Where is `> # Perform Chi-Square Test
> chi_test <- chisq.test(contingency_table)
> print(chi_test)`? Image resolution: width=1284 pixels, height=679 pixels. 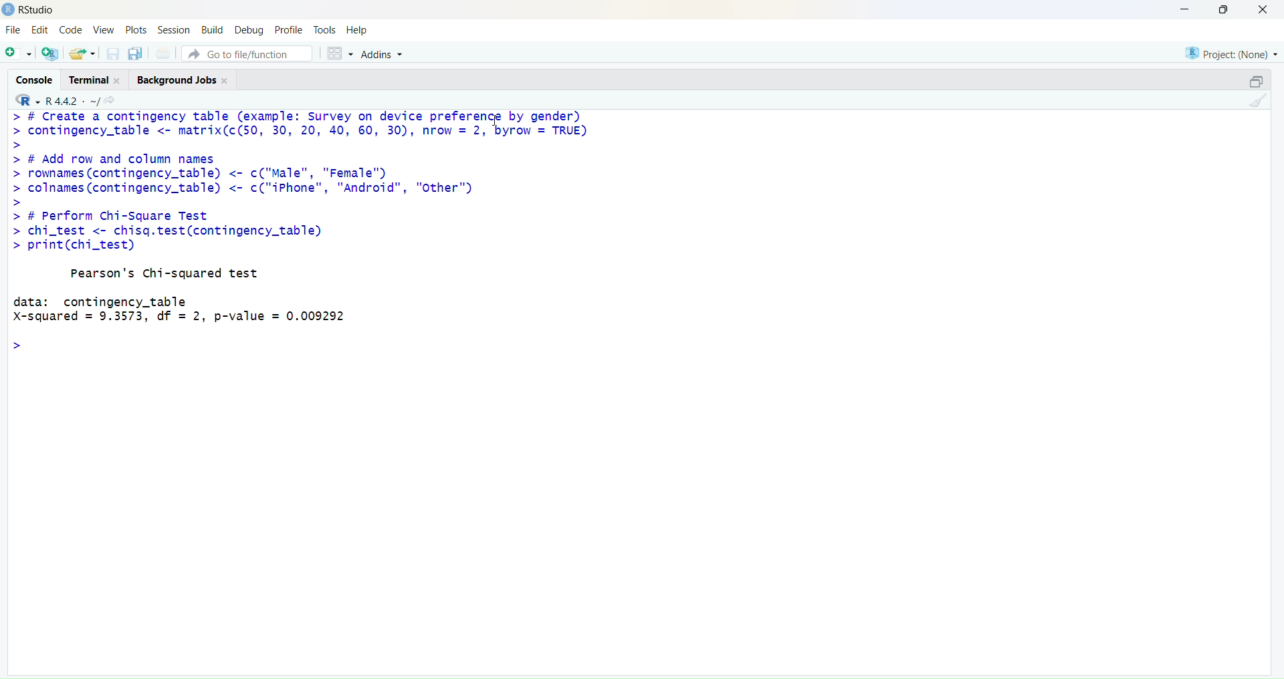
> # Perform Chi-Square Test
> chi_test <- chisq.test(contingency_table)
> print(chi_test) is located at coordinates (168, 232).